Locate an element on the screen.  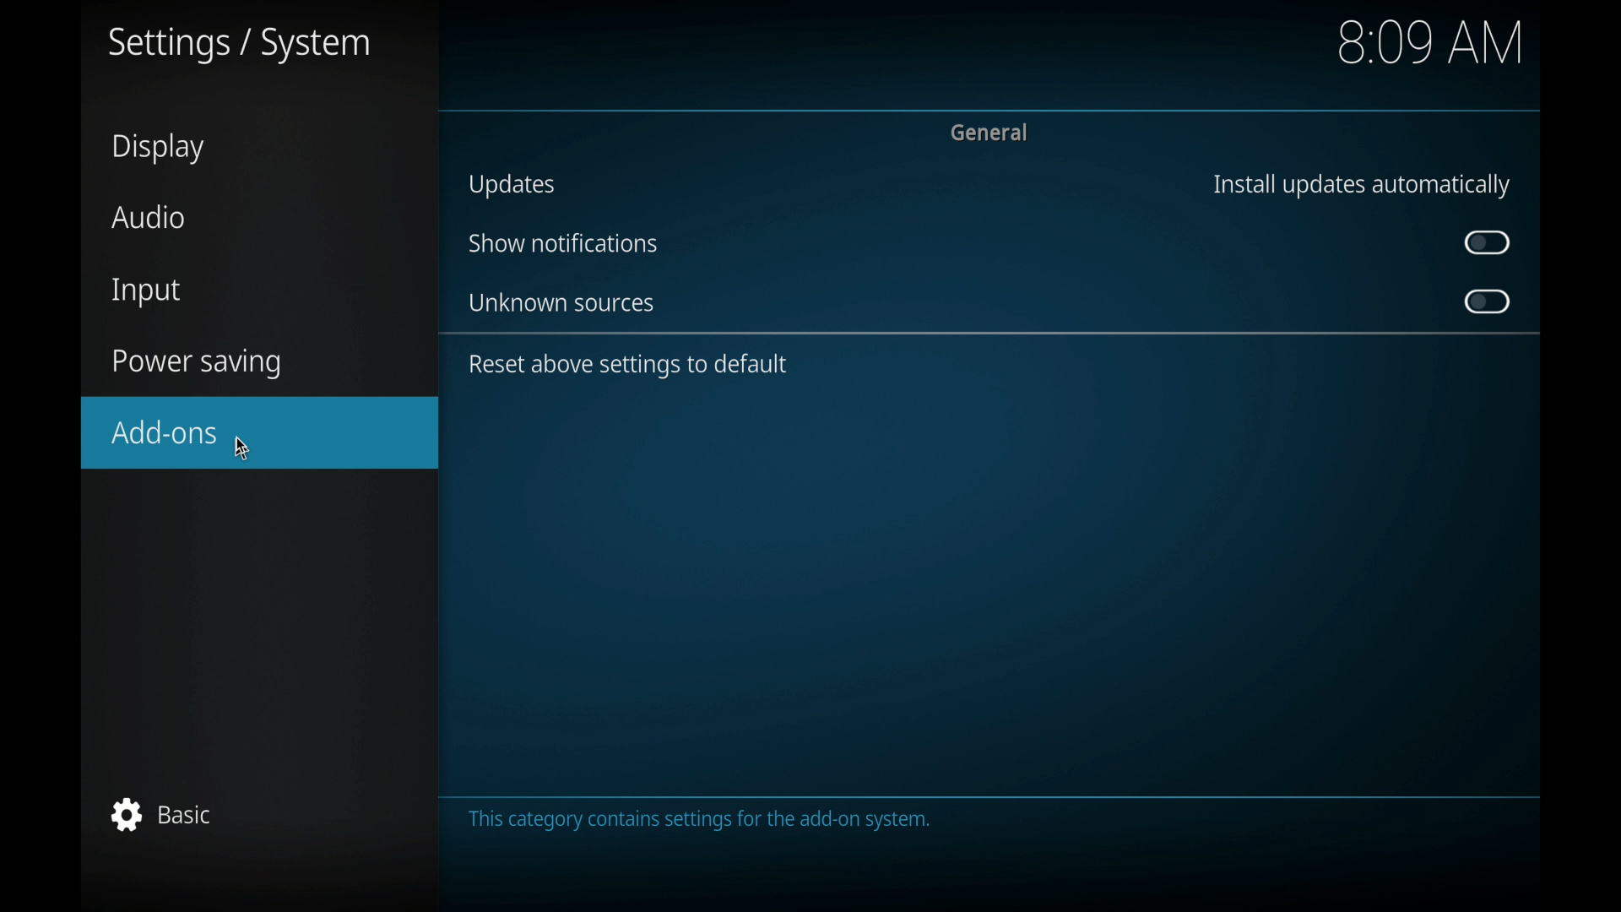
general is located at coordinates (992, 133).